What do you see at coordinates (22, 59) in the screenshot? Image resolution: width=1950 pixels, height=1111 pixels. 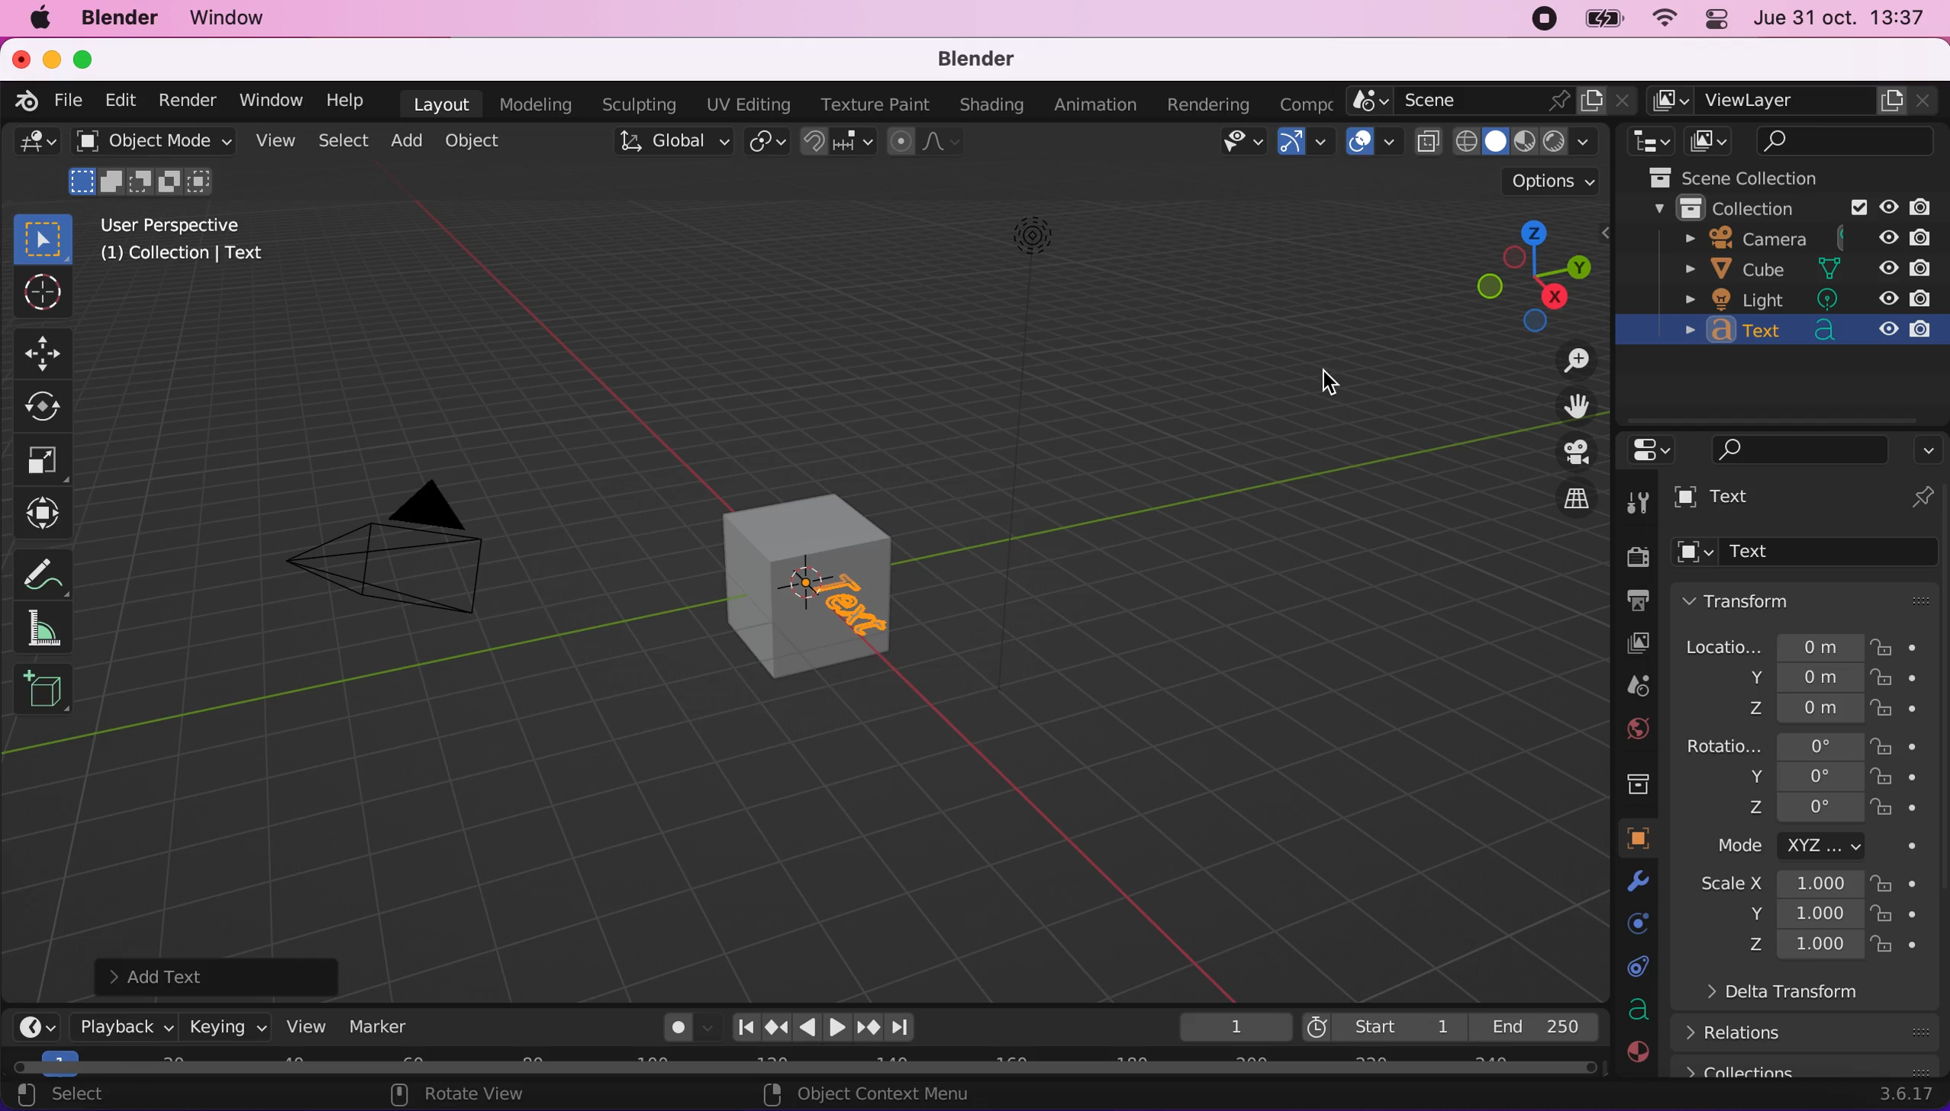 I see `close` at bounding box center [22, 59].